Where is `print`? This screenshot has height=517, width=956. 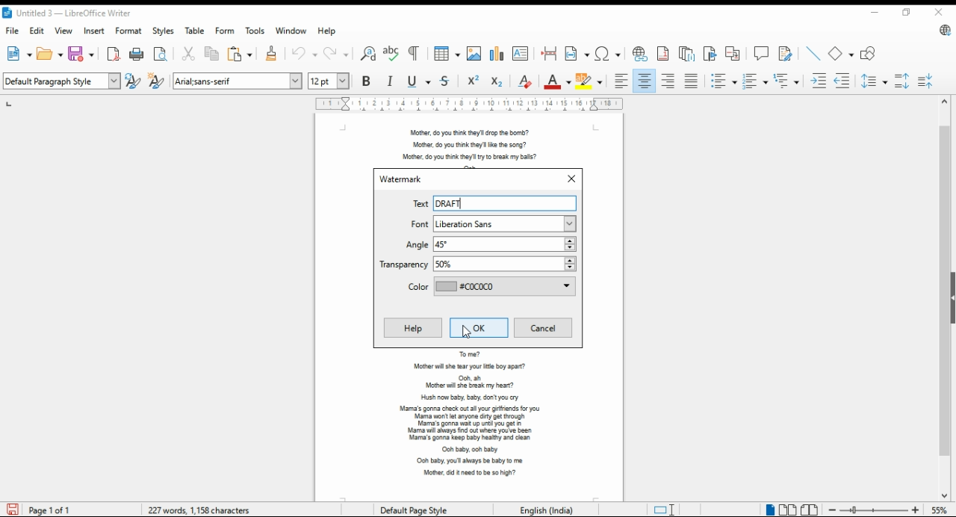 print is located at coordinates (138, 54).